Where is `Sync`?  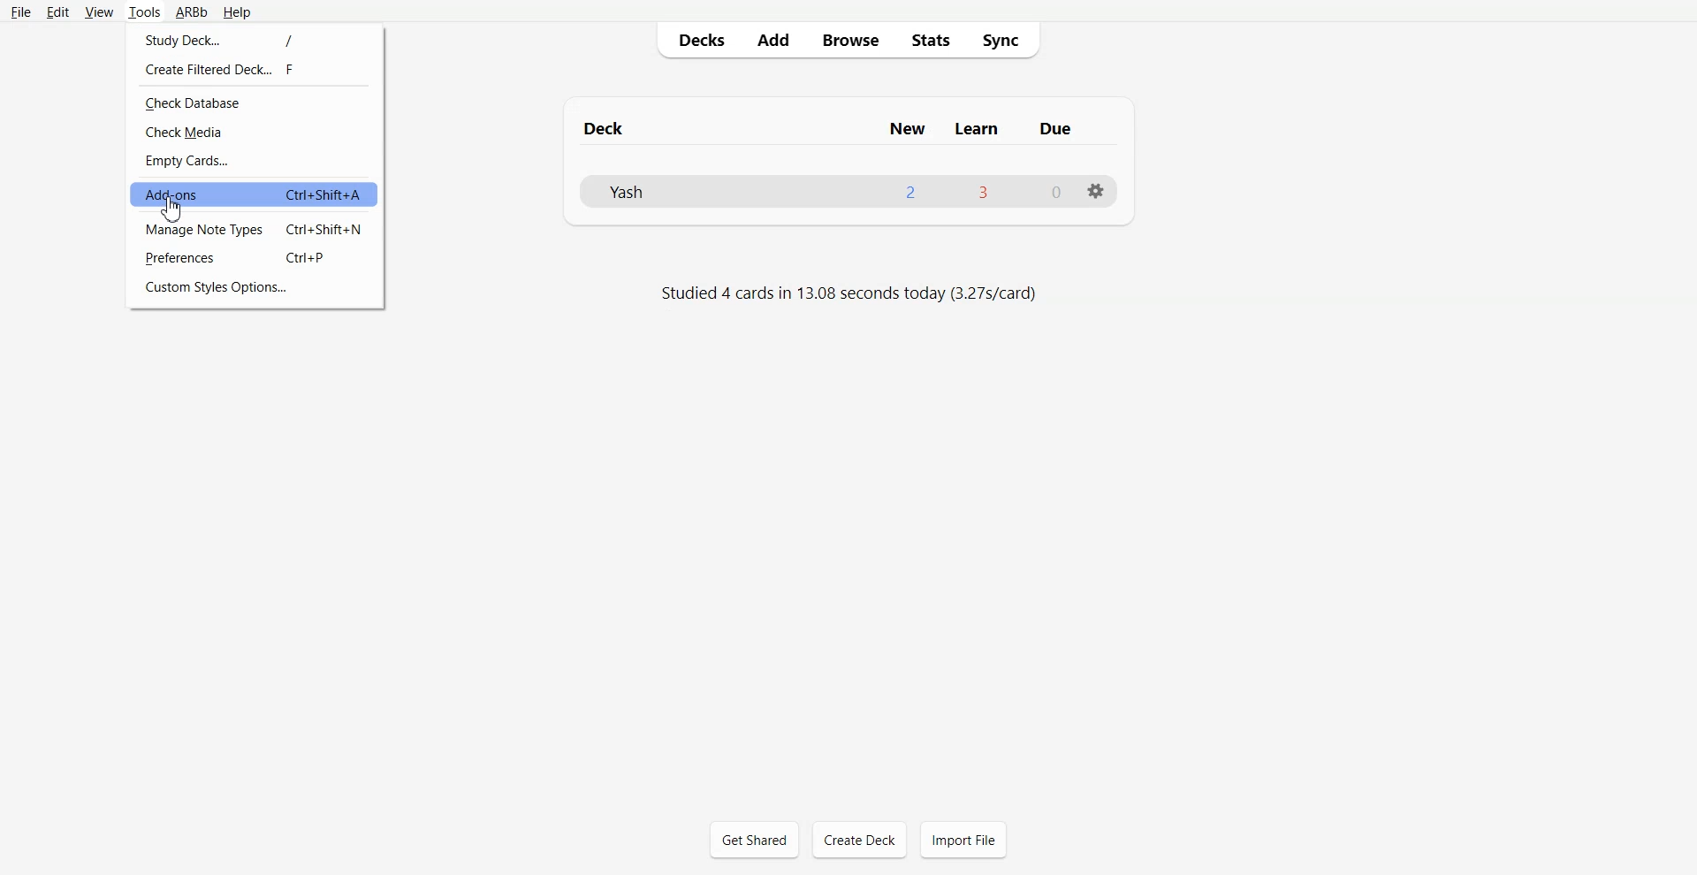
Sync is located at coordinates (1008, 41).